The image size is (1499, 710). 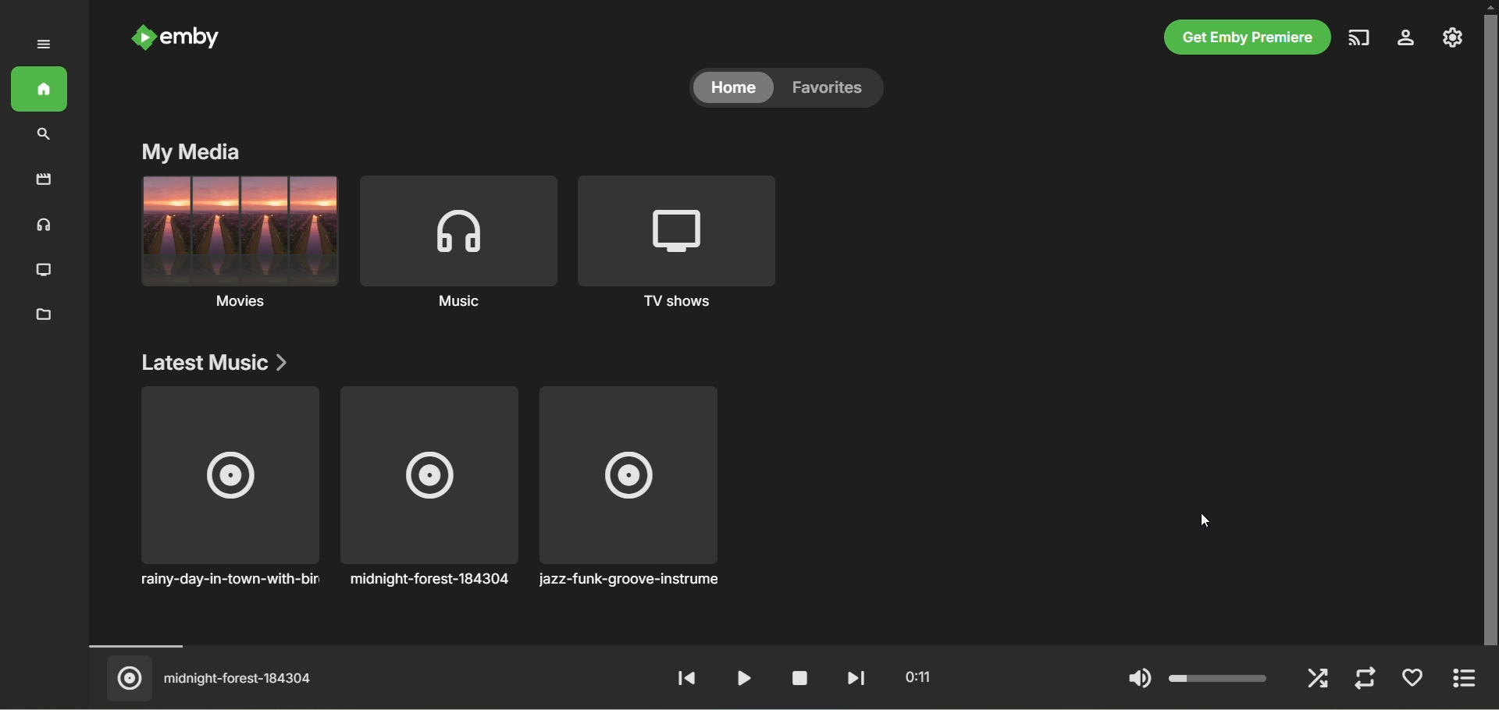 What do you see at coordinates (685, 680) in the screenshot?
I see `rewind` at bounding box center [685, 680].